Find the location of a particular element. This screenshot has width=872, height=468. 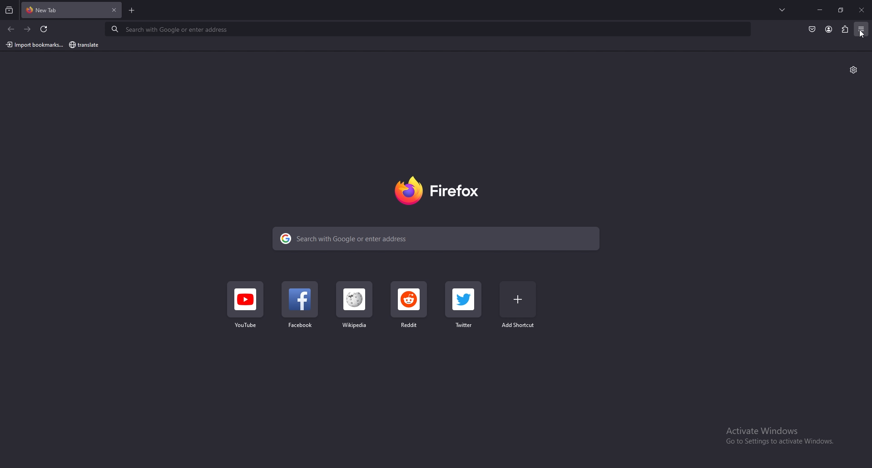

back is located at coordinates (12, 29).